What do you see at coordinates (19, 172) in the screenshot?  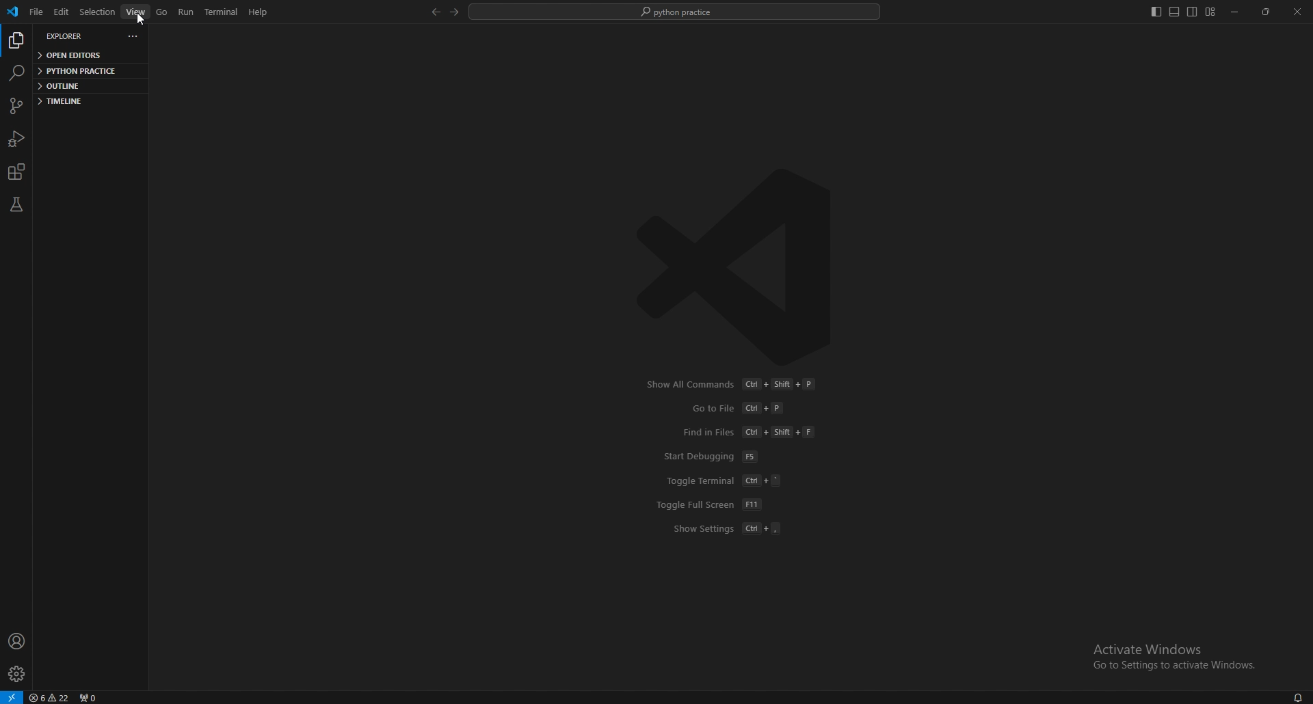 I see `extensions` at bounding box center [19, 172].